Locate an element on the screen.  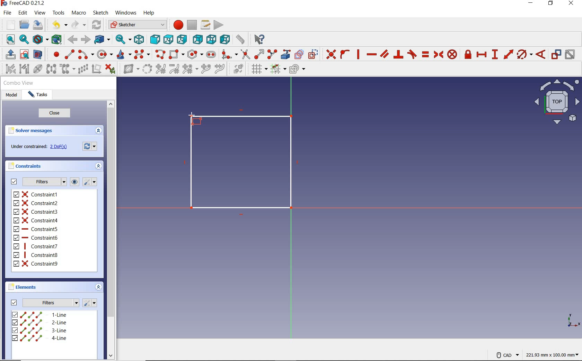
create polyline is located at coordinates (161, 55).